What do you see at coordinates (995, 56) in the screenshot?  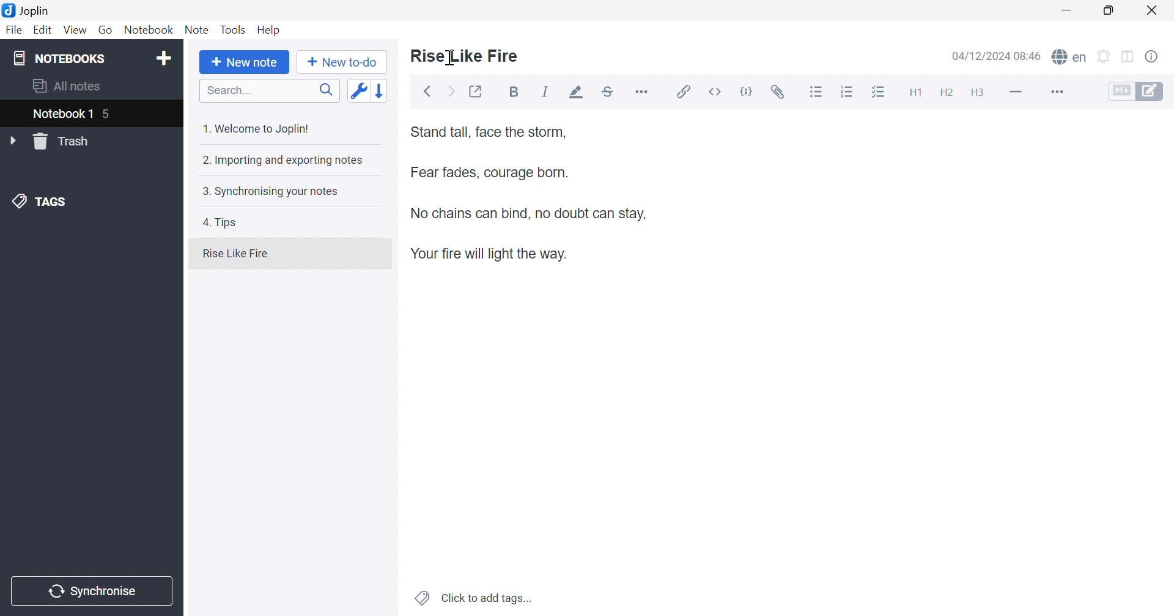 I see `04/12/2024 08:44` at bounding box center [995, 56].